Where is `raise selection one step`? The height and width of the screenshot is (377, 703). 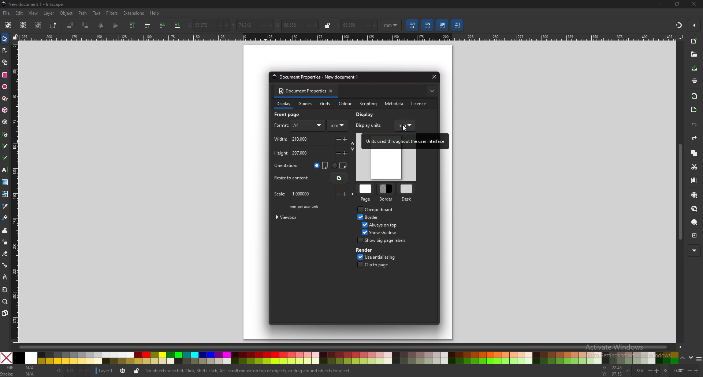 raise selection one step is located at coordinates (148, 26).